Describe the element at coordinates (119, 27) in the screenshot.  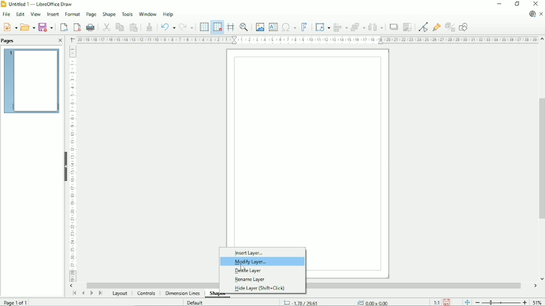
I see `Copy` at that location.